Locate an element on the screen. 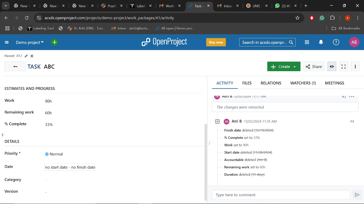 This screenshot has height=204, width=364. 33% is located at coordinates (57, 124).